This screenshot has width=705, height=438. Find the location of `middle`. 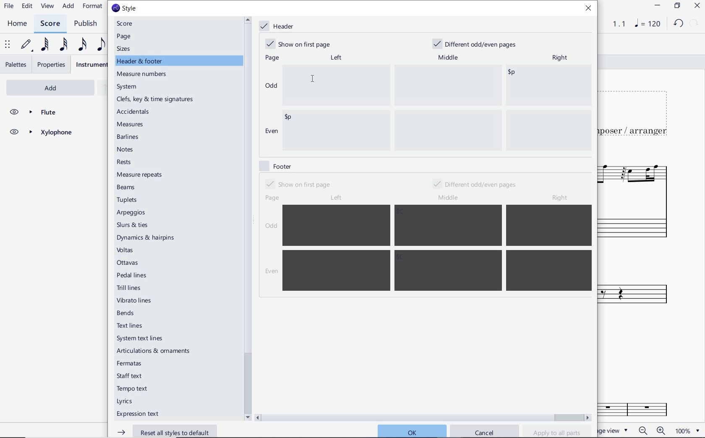

middle is located at coordinates (450, 198).